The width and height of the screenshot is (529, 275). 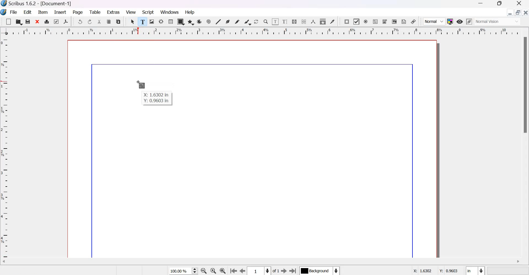 I want to click on , so click(x=266, y=21).